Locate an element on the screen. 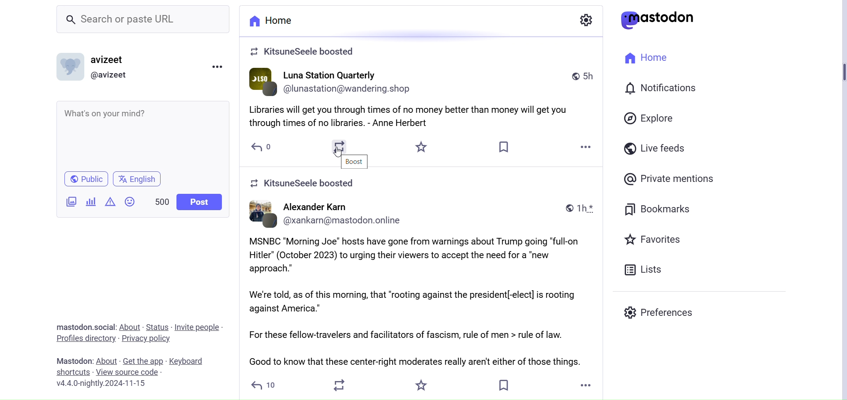 The width and height of the screenshot is (847, 400). Get the app is located at coordinates (143, 361).